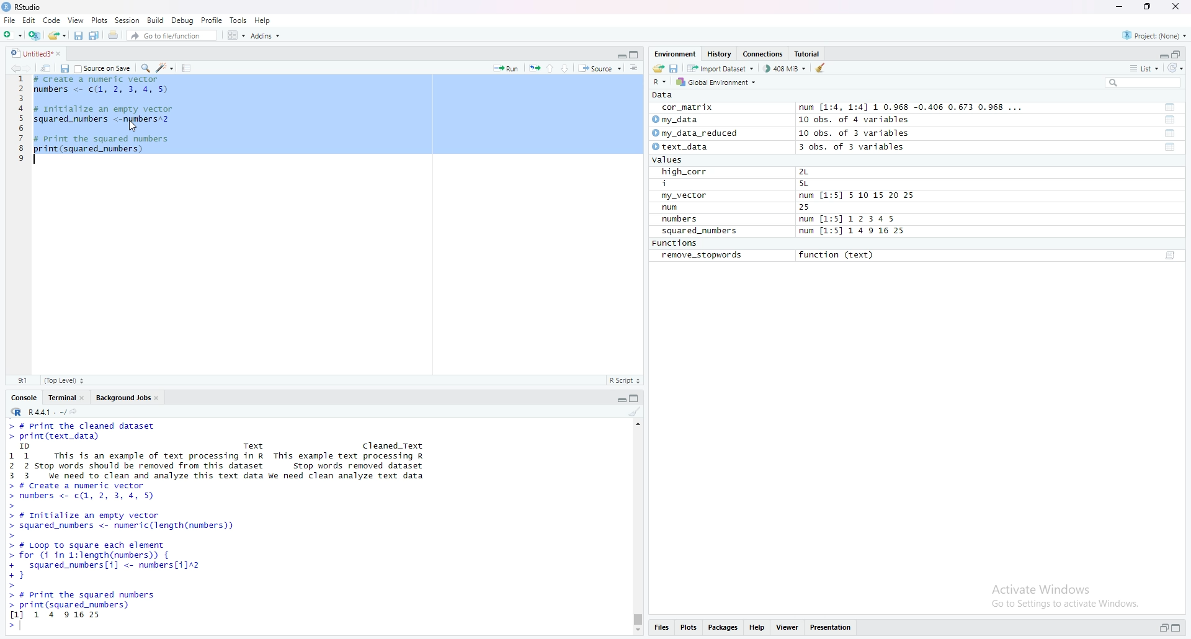 The height and width of the screenshot is (639, 1191). Describe the element at coordinates (854, 120) in the screenshot. I see `10 obs. of 4 variables` at that location.